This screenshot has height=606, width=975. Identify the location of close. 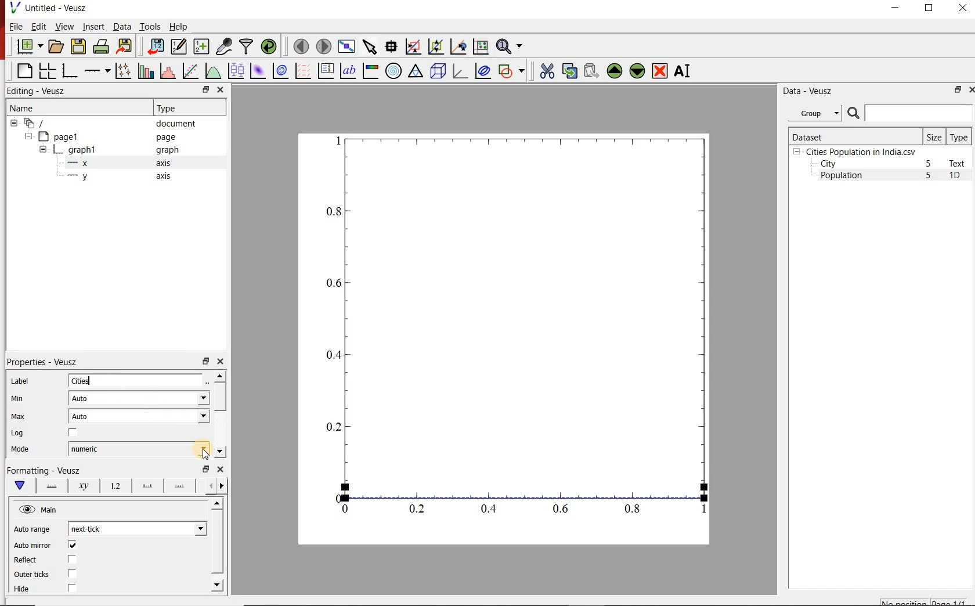
(970, 89).